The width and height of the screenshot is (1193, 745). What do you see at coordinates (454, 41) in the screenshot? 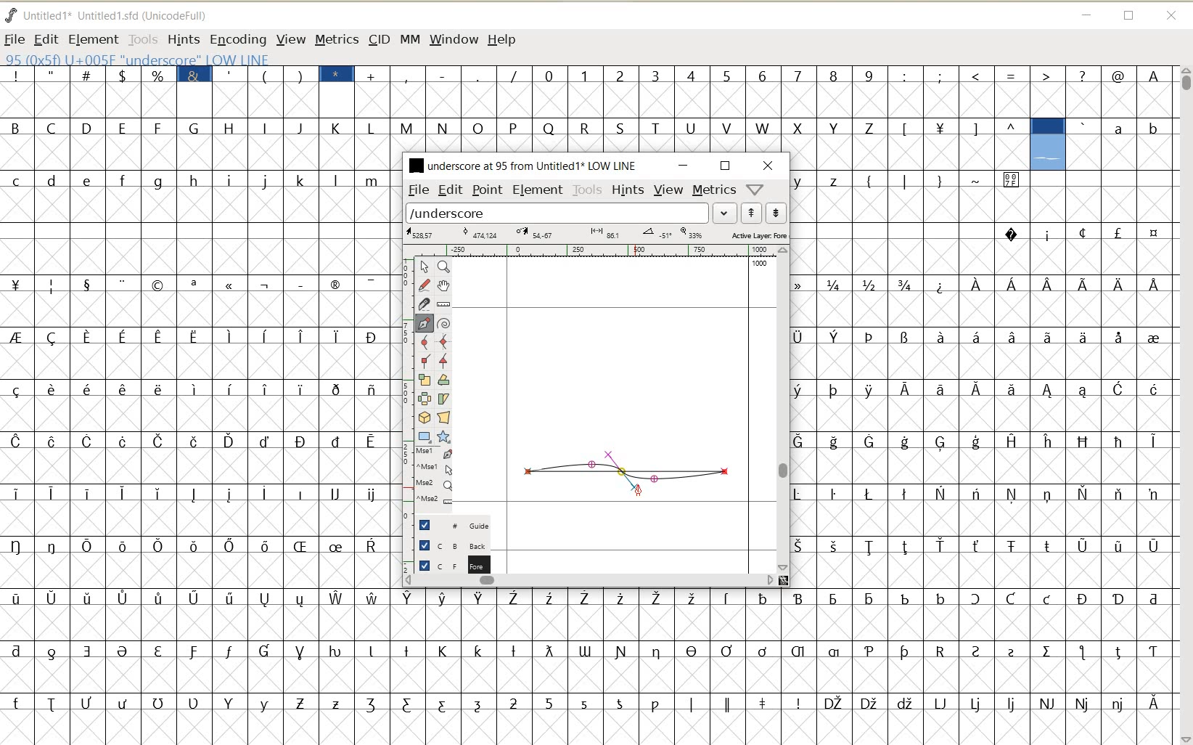
I see `WINDOW` at bounding box center [454, 41].